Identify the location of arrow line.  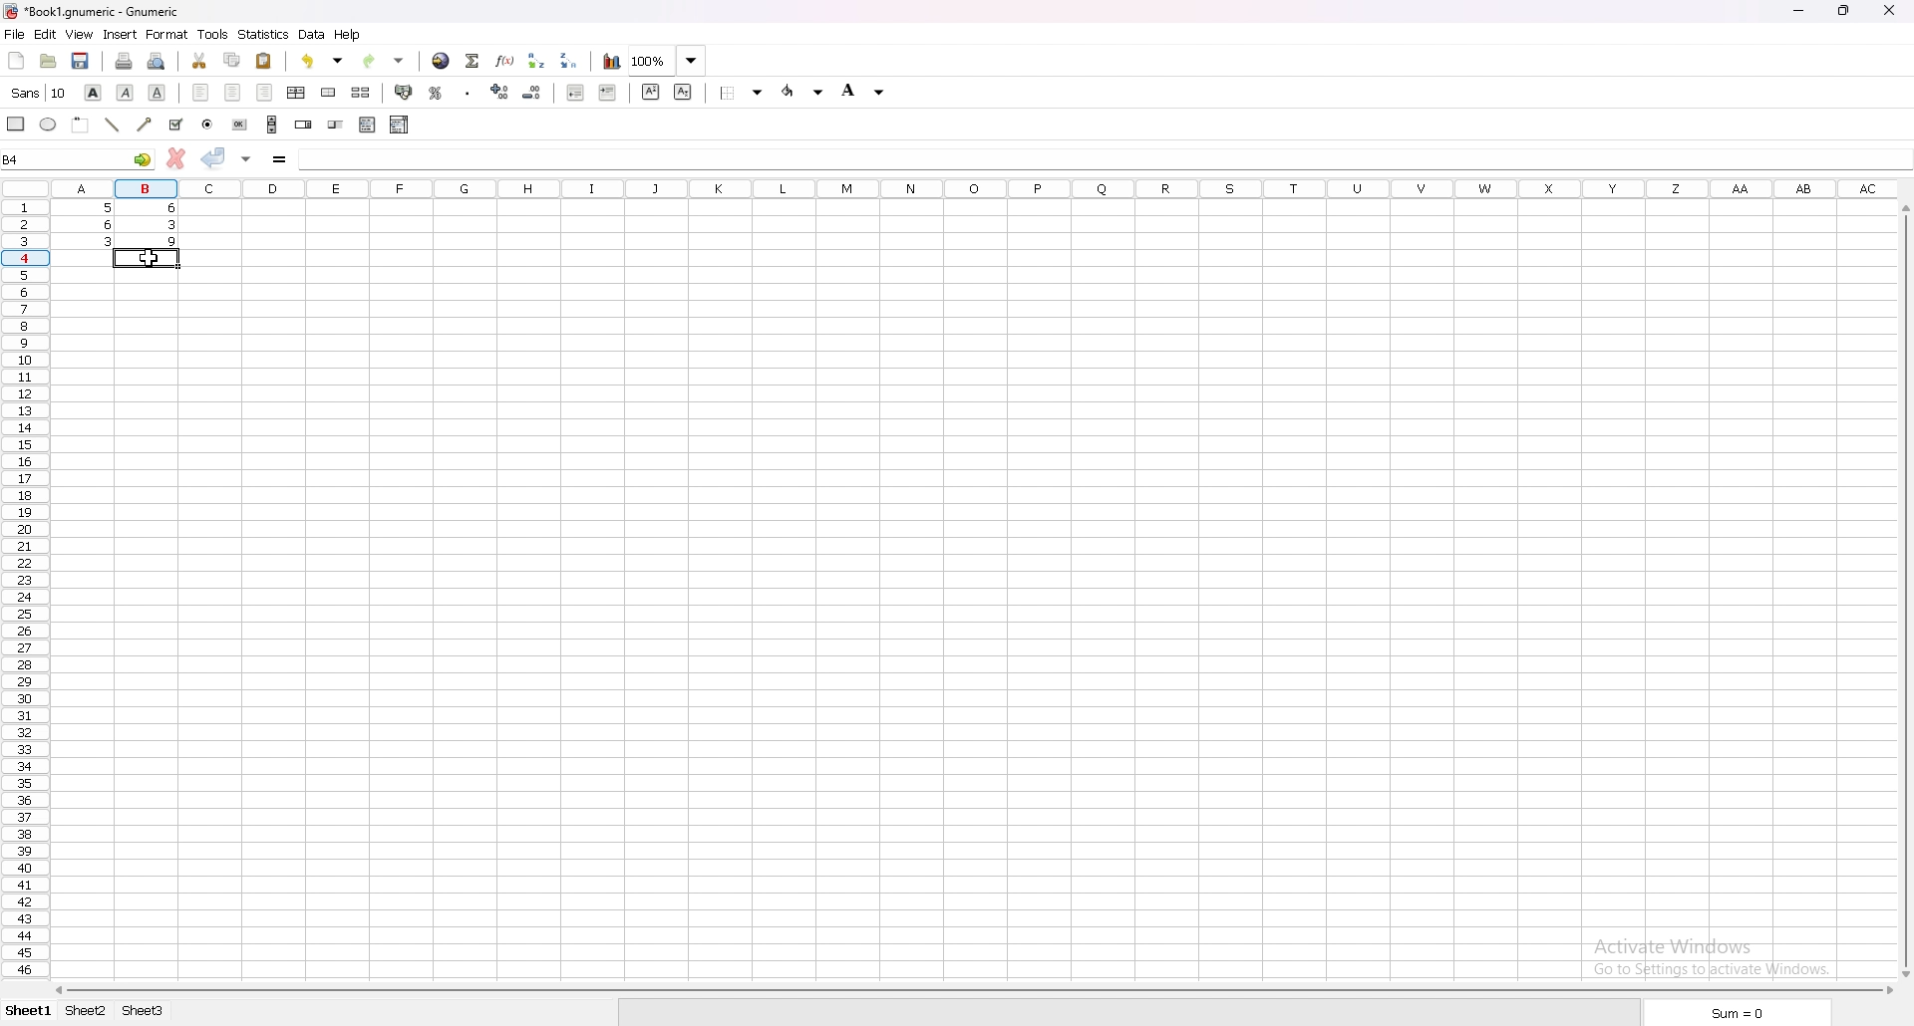
(143, 125).